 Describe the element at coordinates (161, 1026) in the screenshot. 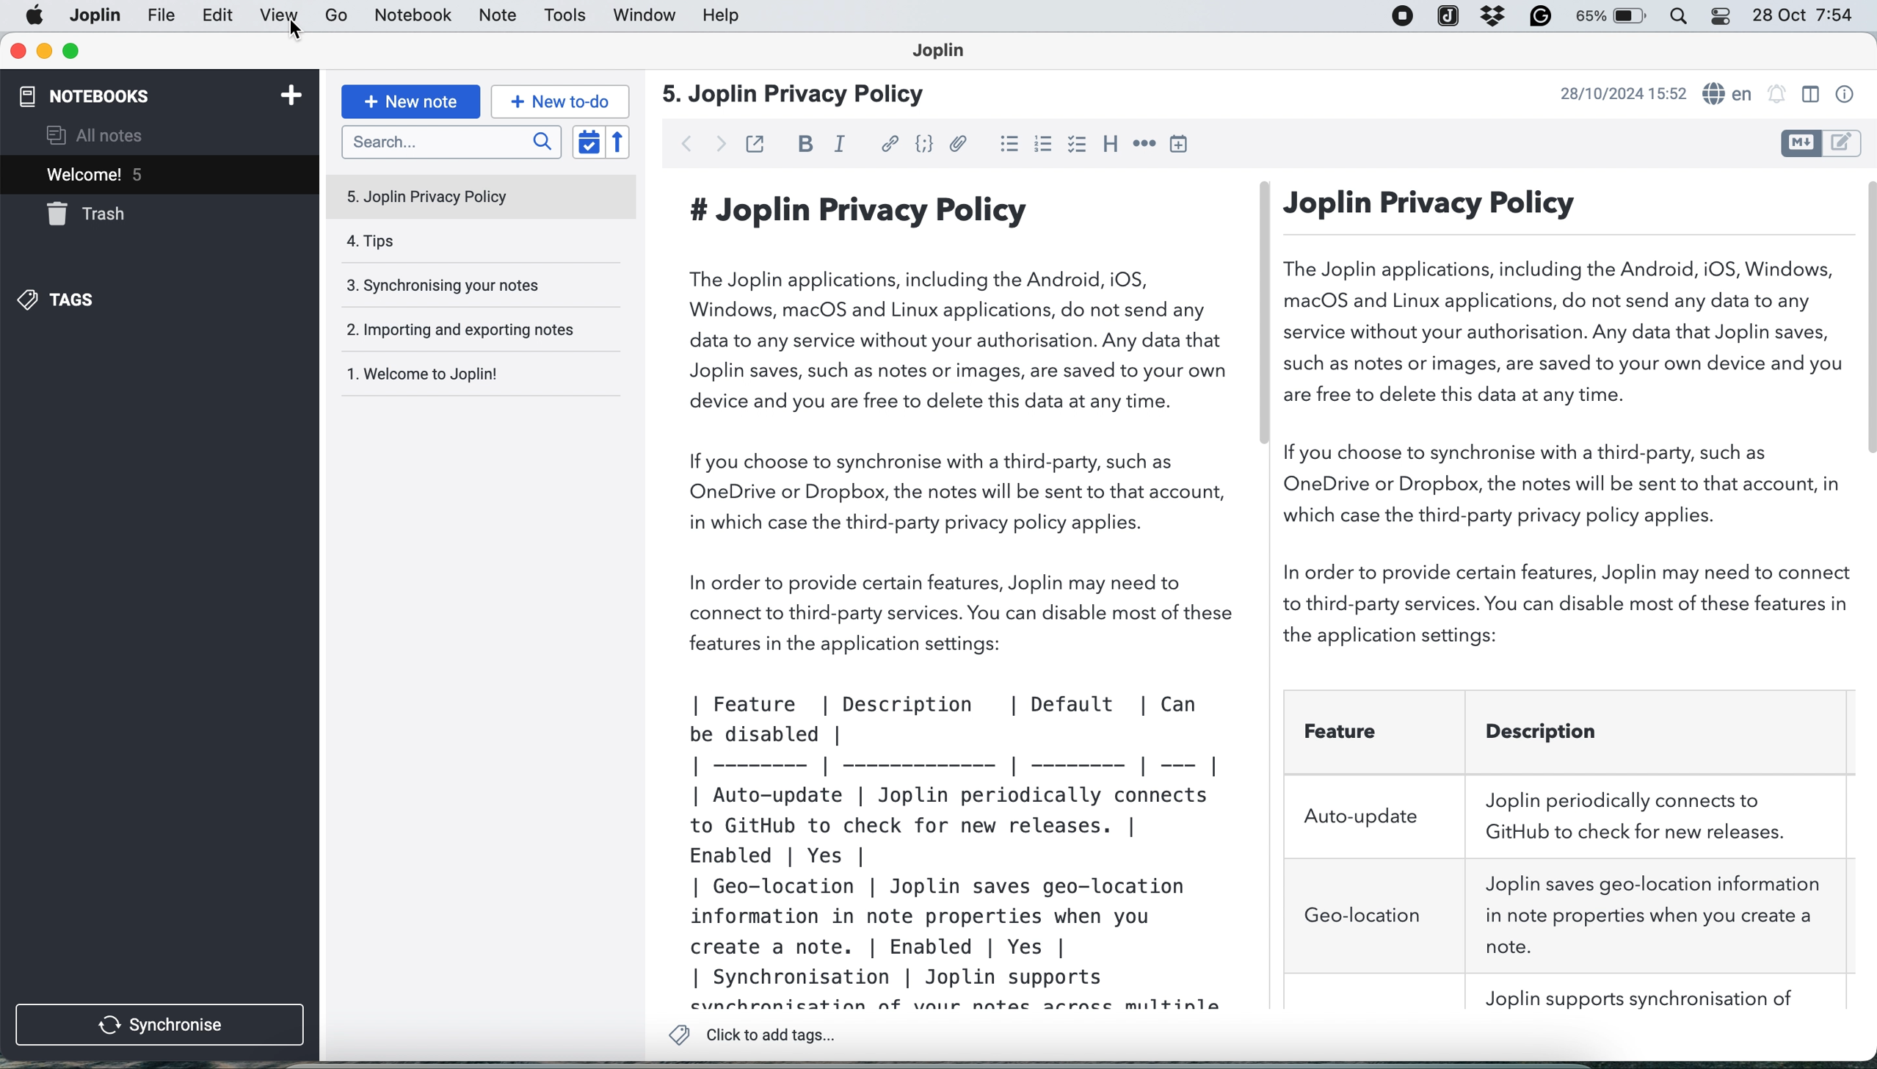

I see `synchronise` at that location.